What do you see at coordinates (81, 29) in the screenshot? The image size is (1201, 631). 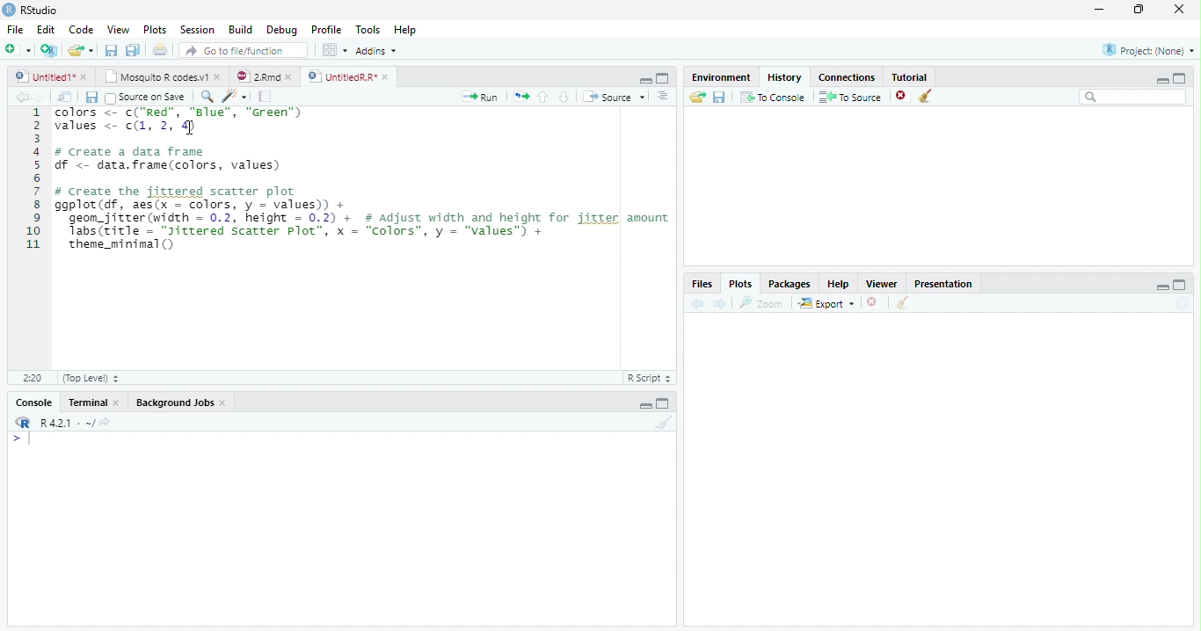 I see `Code` at bounding box center [81, 29].